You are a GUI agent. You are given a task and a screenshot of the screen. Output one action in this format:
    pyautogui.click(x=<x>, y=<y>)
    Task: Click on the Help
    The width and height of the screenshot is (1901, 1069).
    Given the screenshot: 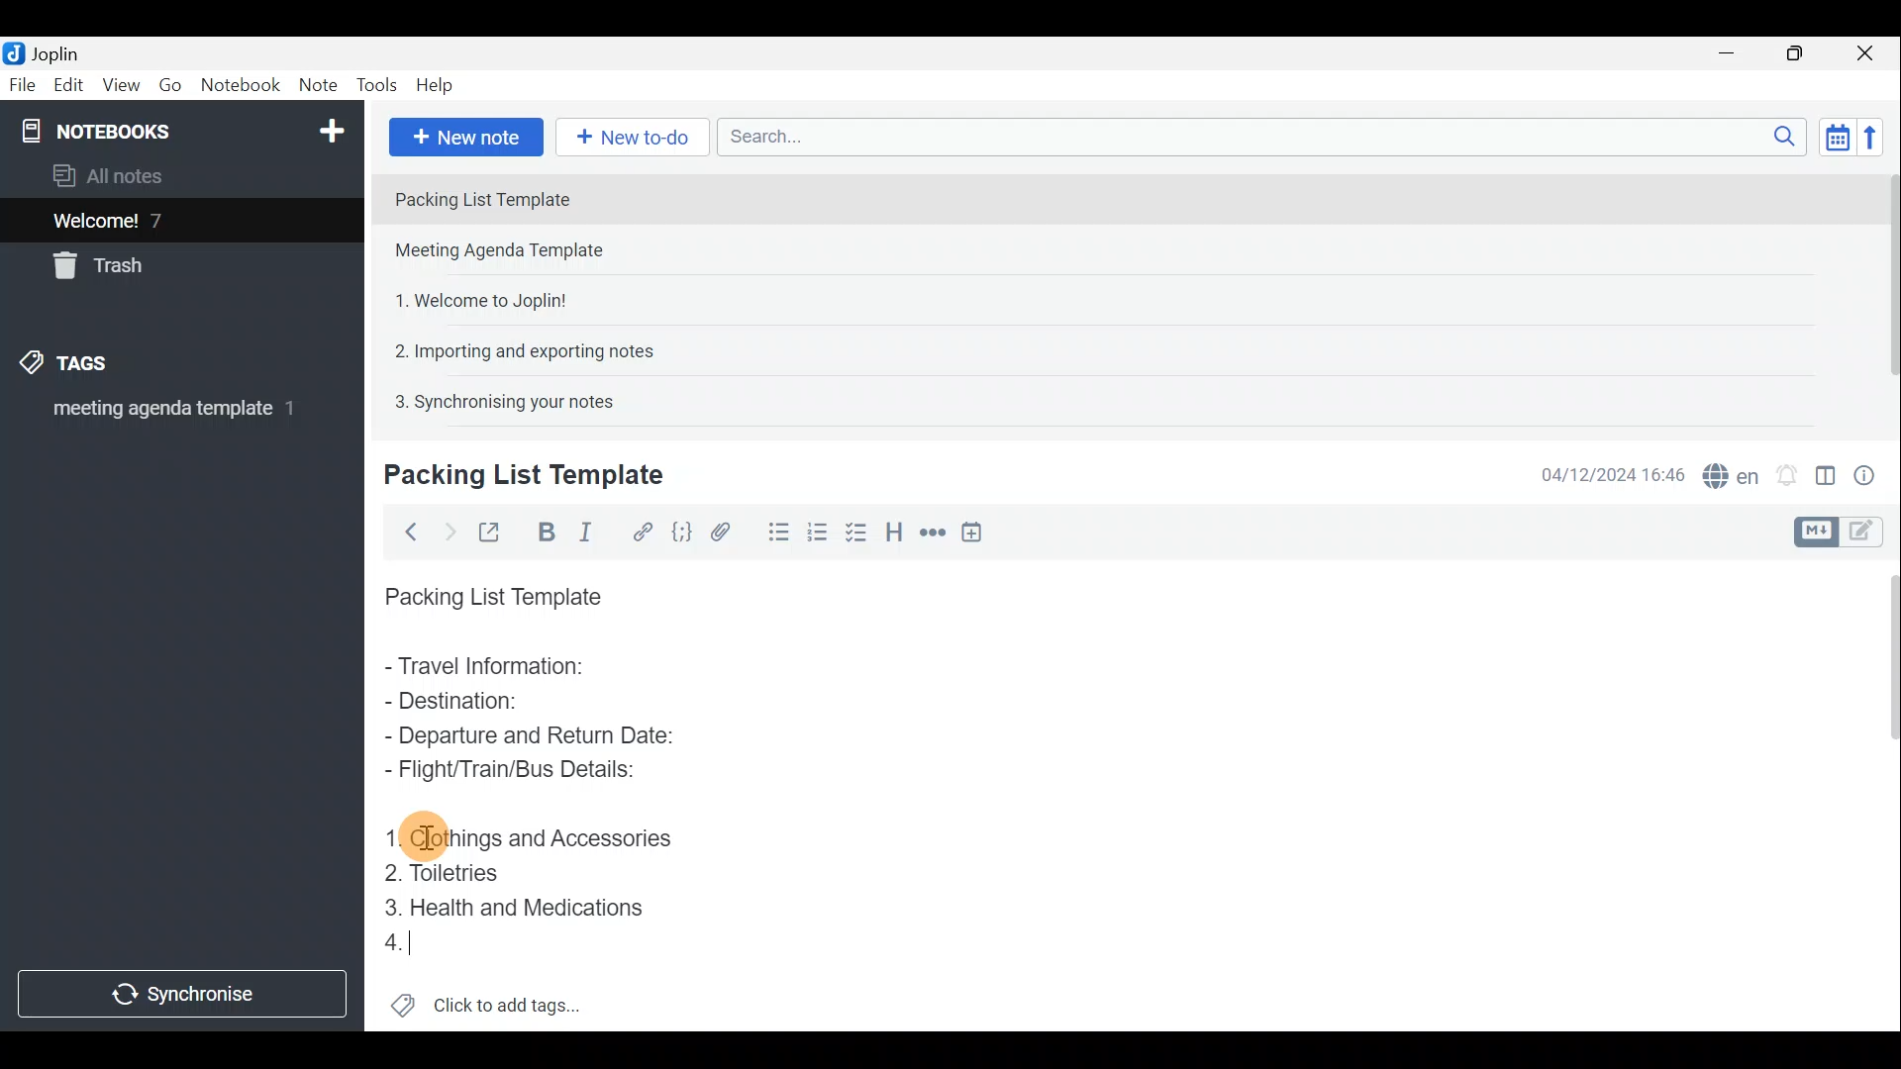 What is the action you would take?
    pyautogui.click(x=438, y=87)
    